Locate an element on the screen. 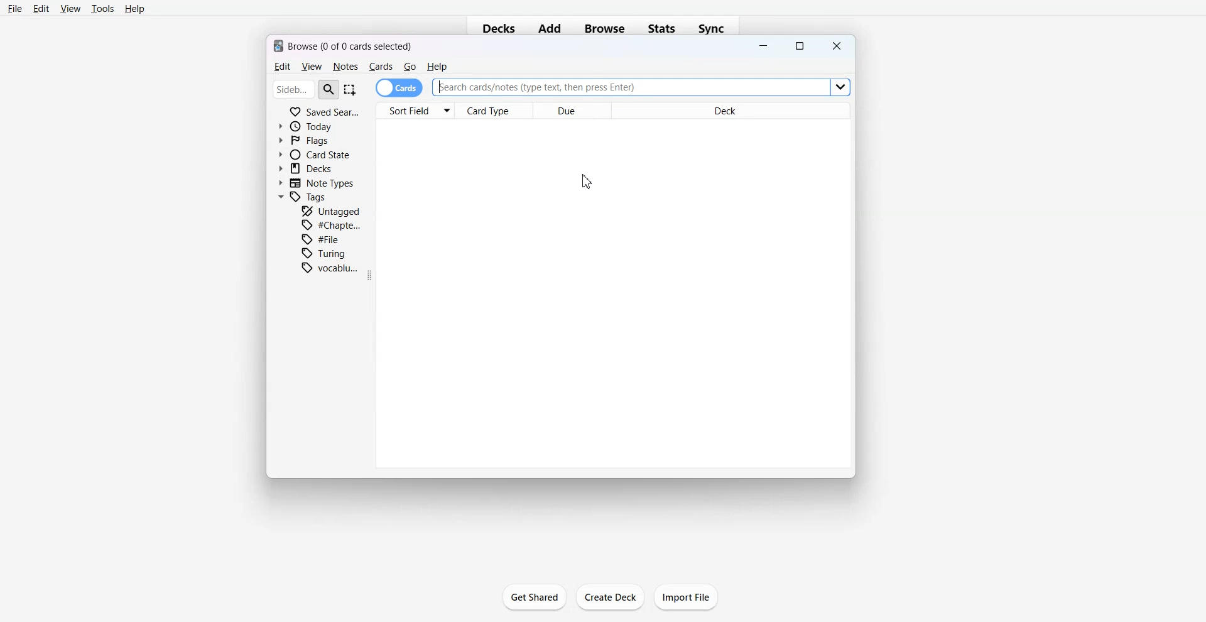 The image size is (1206, 622). Tags is located at coordinates (303, 197).